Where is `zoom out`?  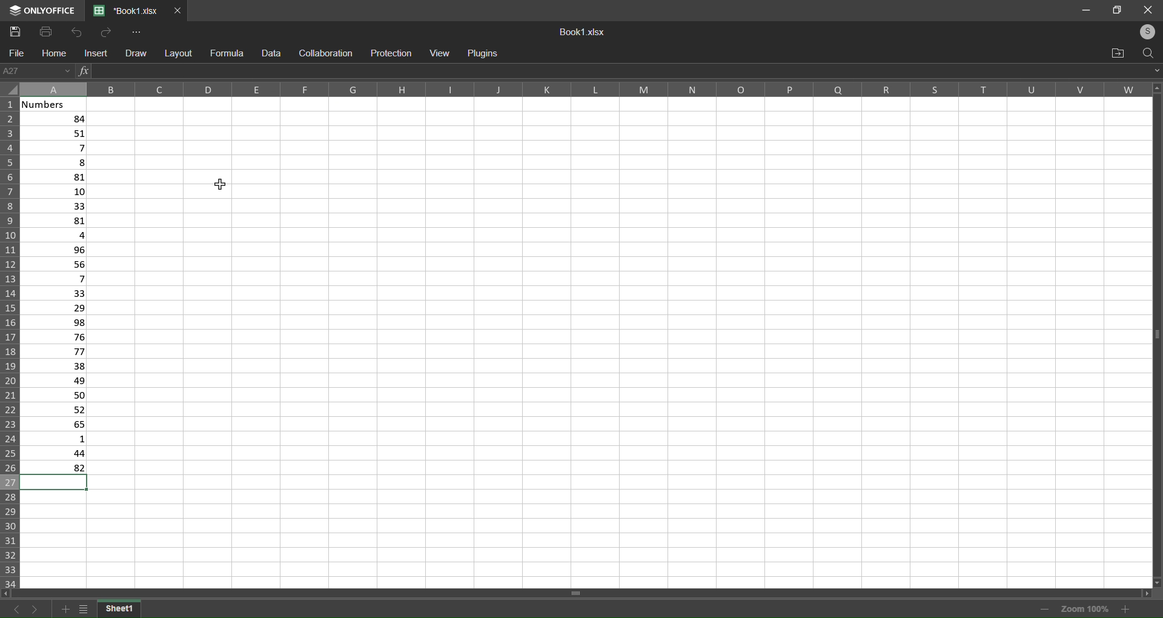
zoom out is located at coordinates (1041, 609).